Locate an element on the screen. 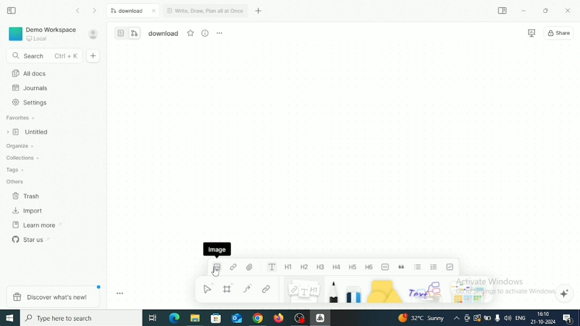 The height and width of the screenshot is (326, 580). Untitled is located at coordinates (28, 132).